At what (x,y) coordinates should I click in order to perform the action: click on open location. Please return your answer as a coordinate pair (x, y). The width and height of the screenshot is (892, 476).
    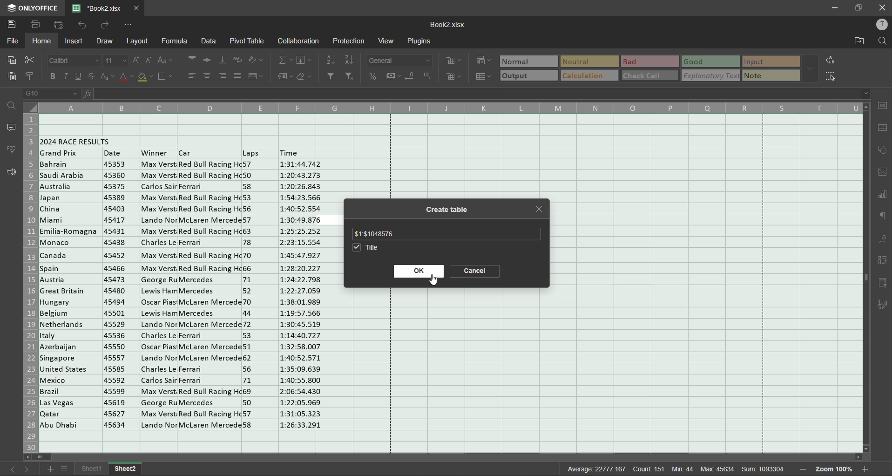
    Looking at the image, I should click on (861, 43).